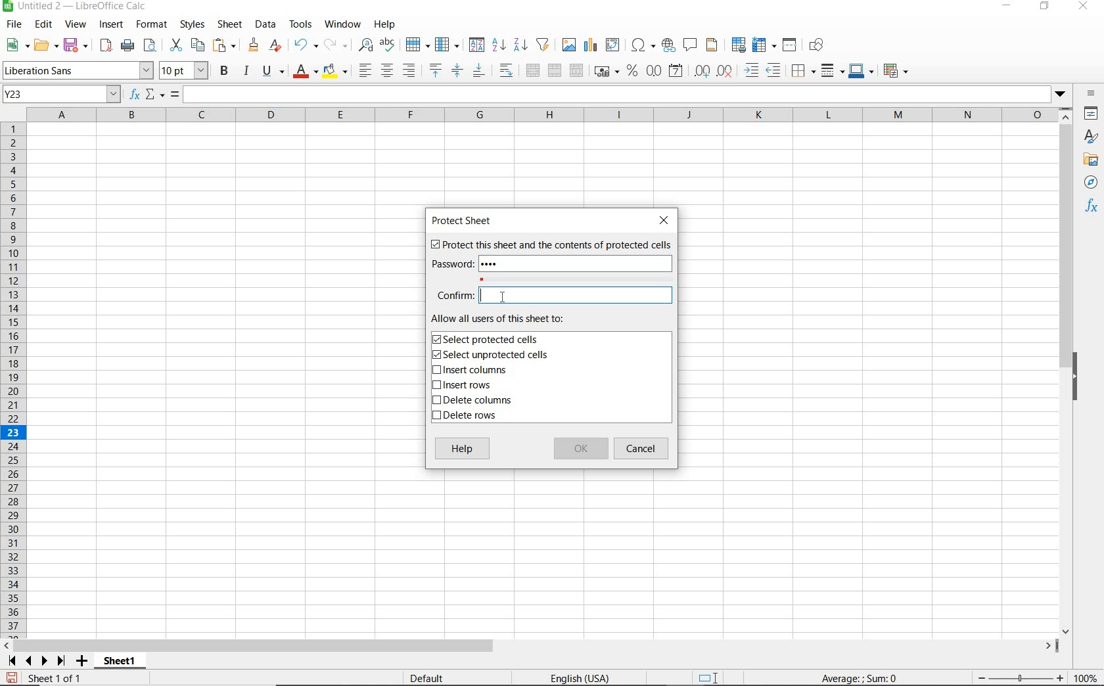 Image resolution: width=1104 pixels, height=686 pixels. I want to click on ALIGN LEFT, so click(365, 70).